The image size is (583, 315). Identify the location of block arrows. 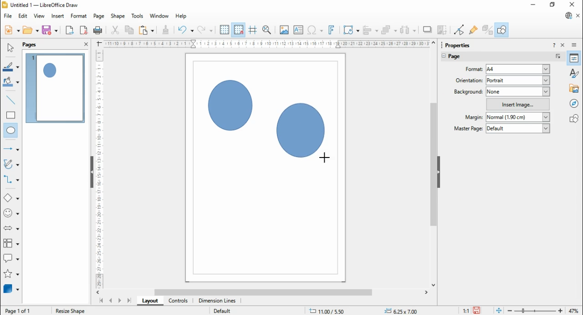
(12, 229).